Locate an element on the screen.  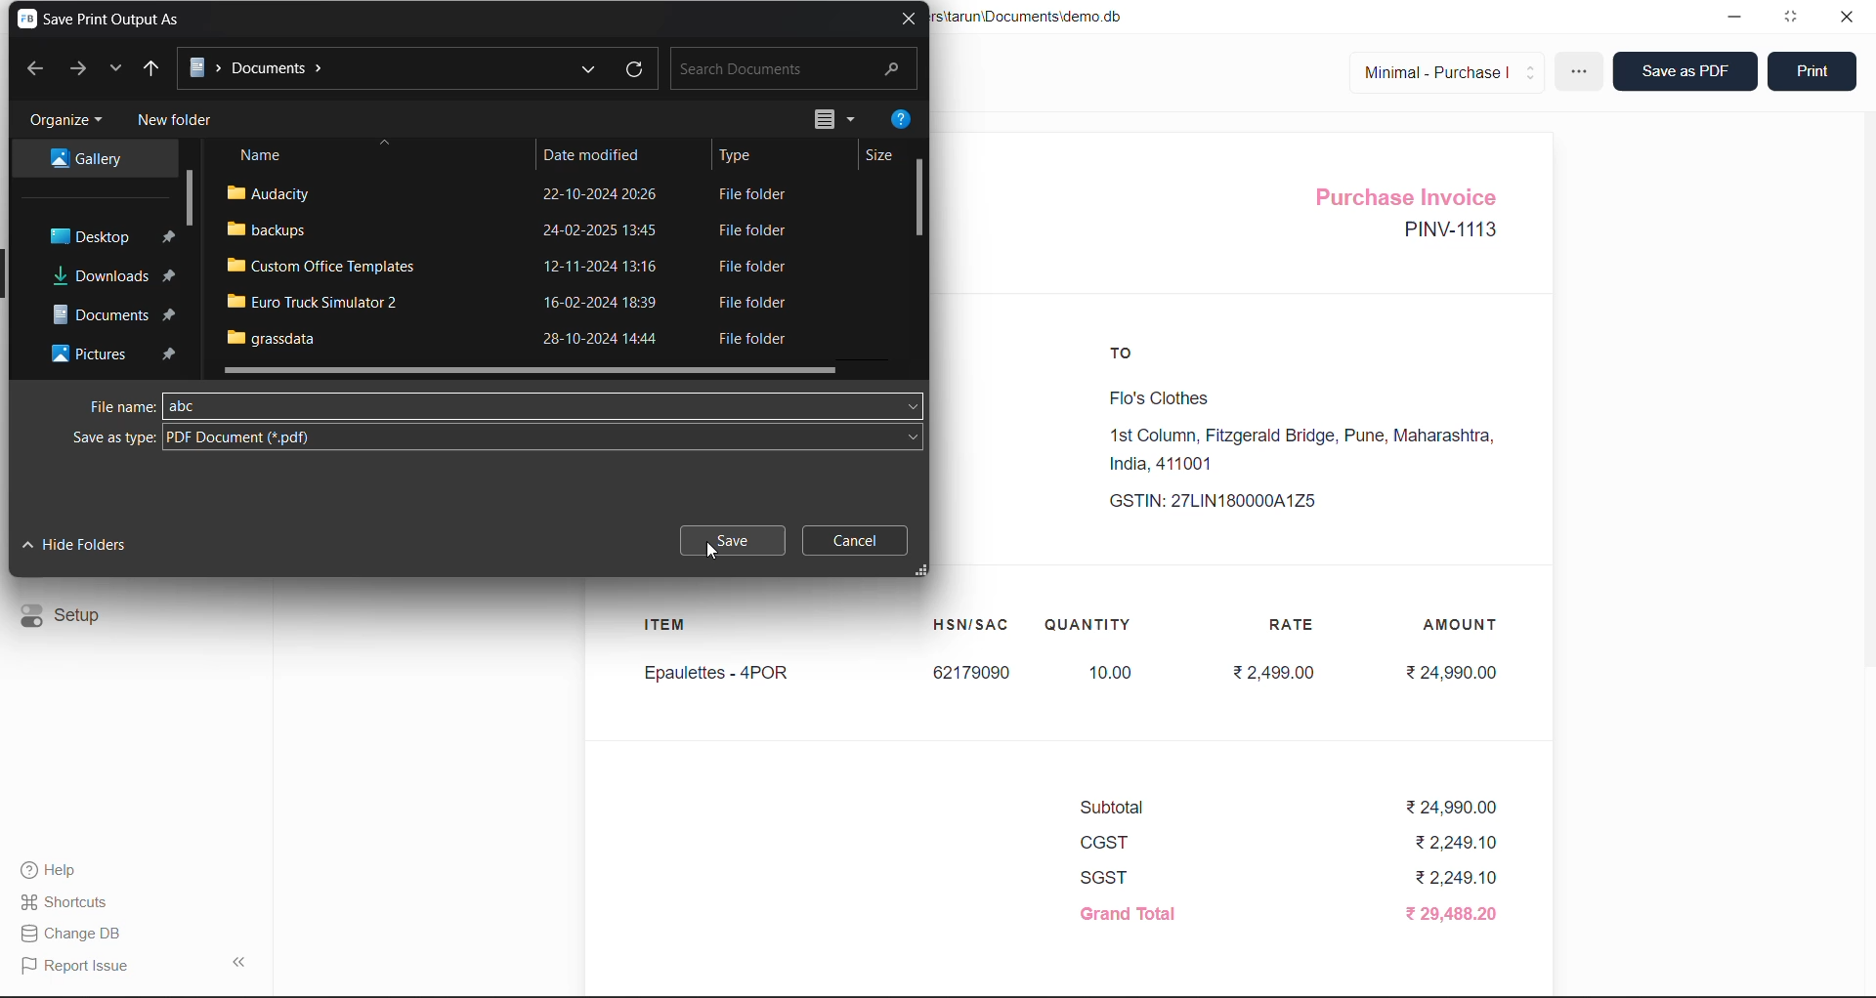
₹2,499.00 is located at coordinates (1279, 674).